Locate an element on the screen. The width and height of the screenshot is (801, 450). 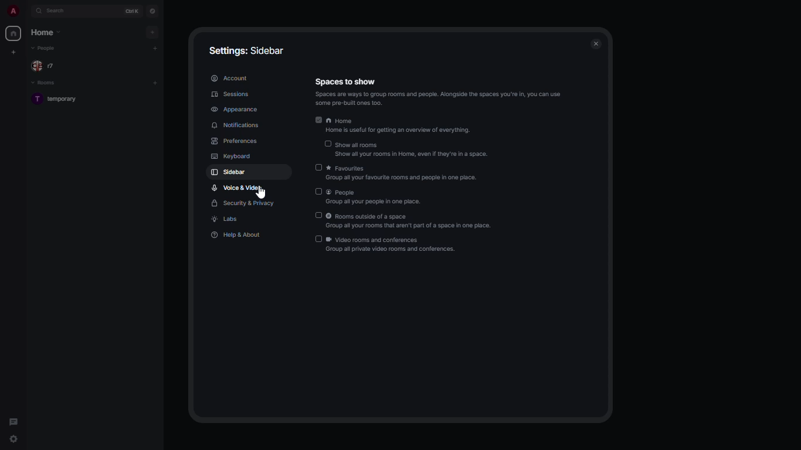
disabled is located at coordinates (318, 238).